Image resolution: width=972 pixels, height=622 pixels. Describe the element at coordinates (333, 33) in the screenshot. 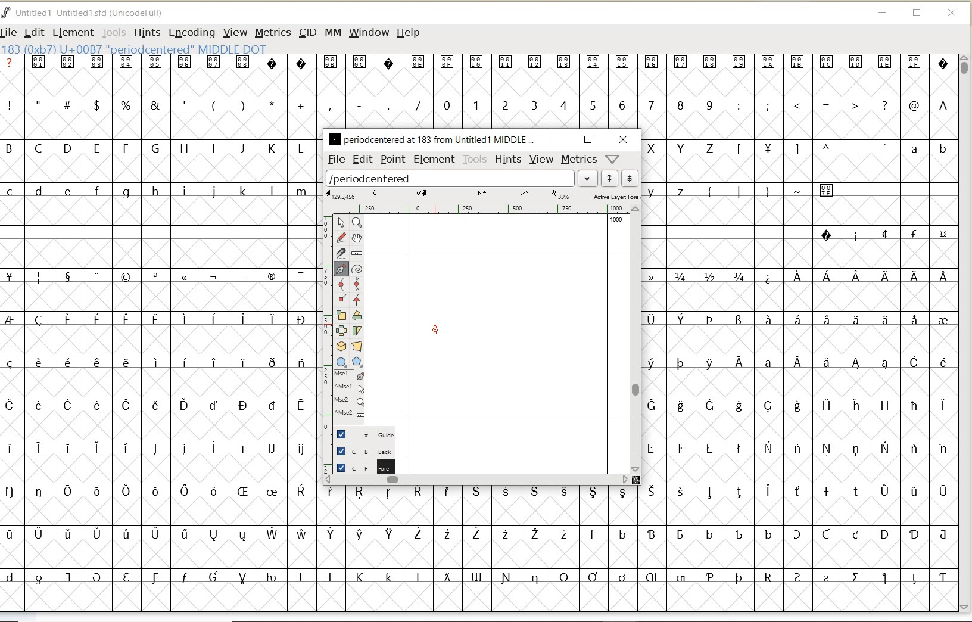

I see `MM` at that location.